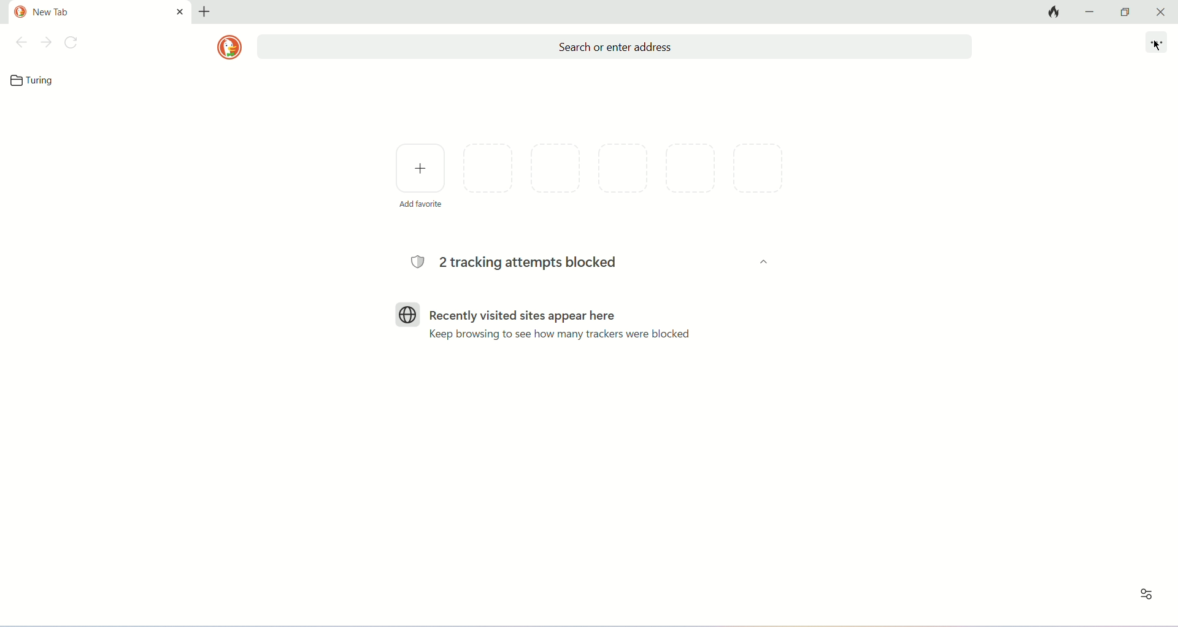 The image size is (1178, 627). Describe the element at coordinates (1158, 43) in the screenshot. I see `more options` at that location.